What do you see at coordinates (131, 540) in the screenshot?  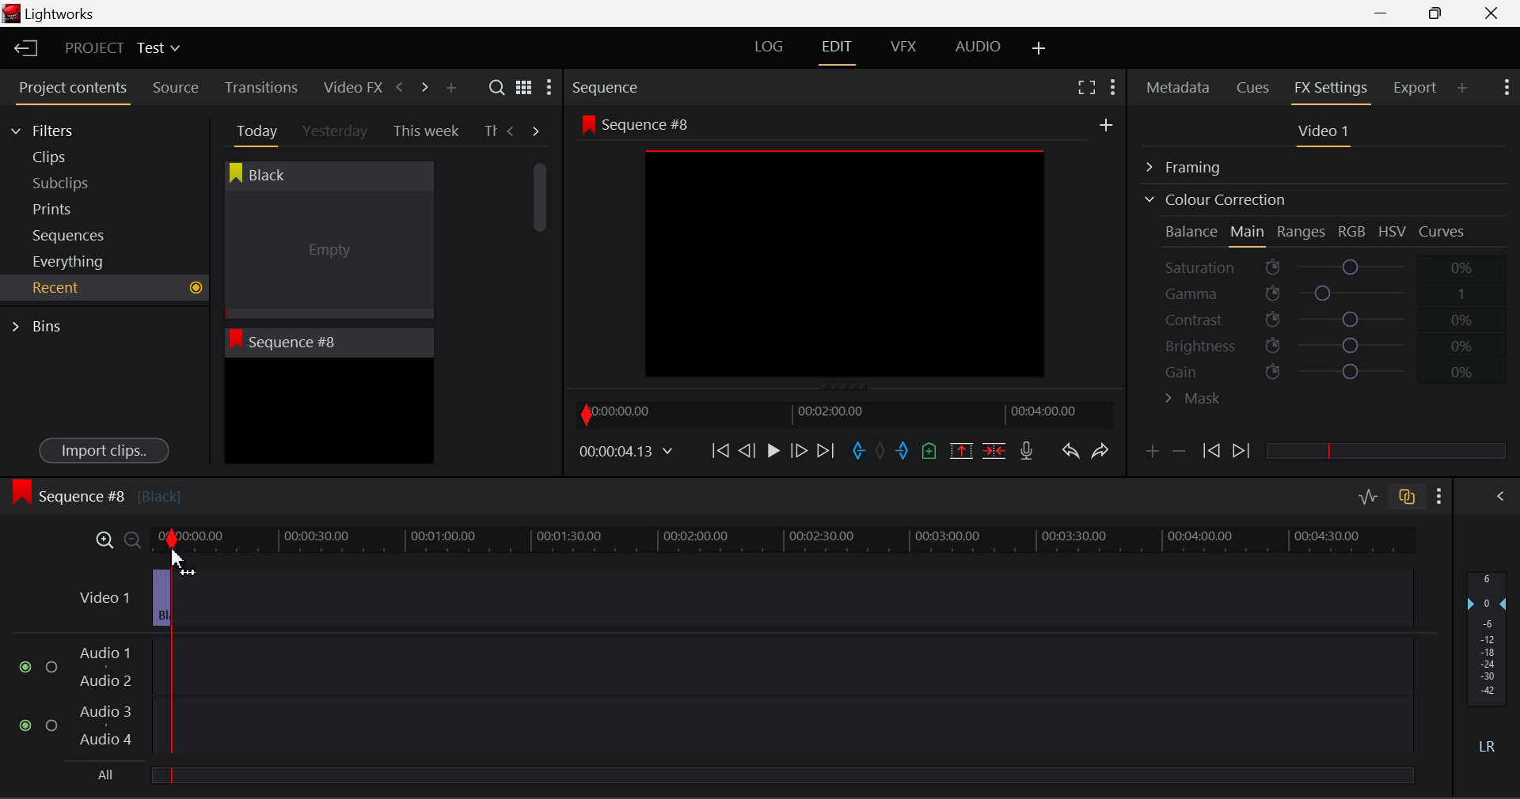 I see `Timeline Zoom Out` at bounding box center [131, 540].